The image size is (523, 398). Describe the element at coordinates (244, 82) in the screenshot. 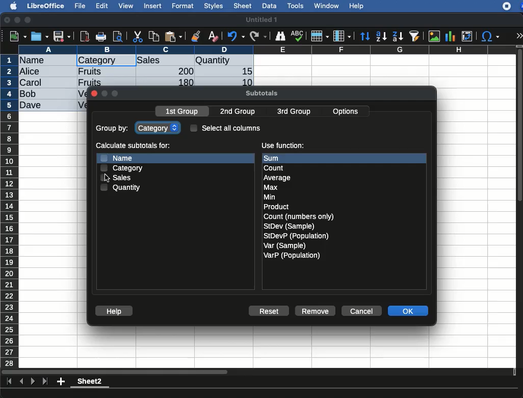

I see `10` at that location.